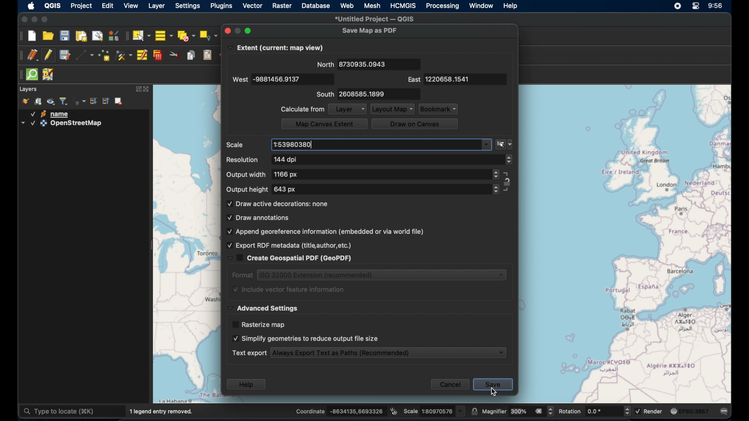 This screenshot has width=749, height=421. Describe the element at coordinates (186, 36) in the screenshot. I see `deselect features` at that location.